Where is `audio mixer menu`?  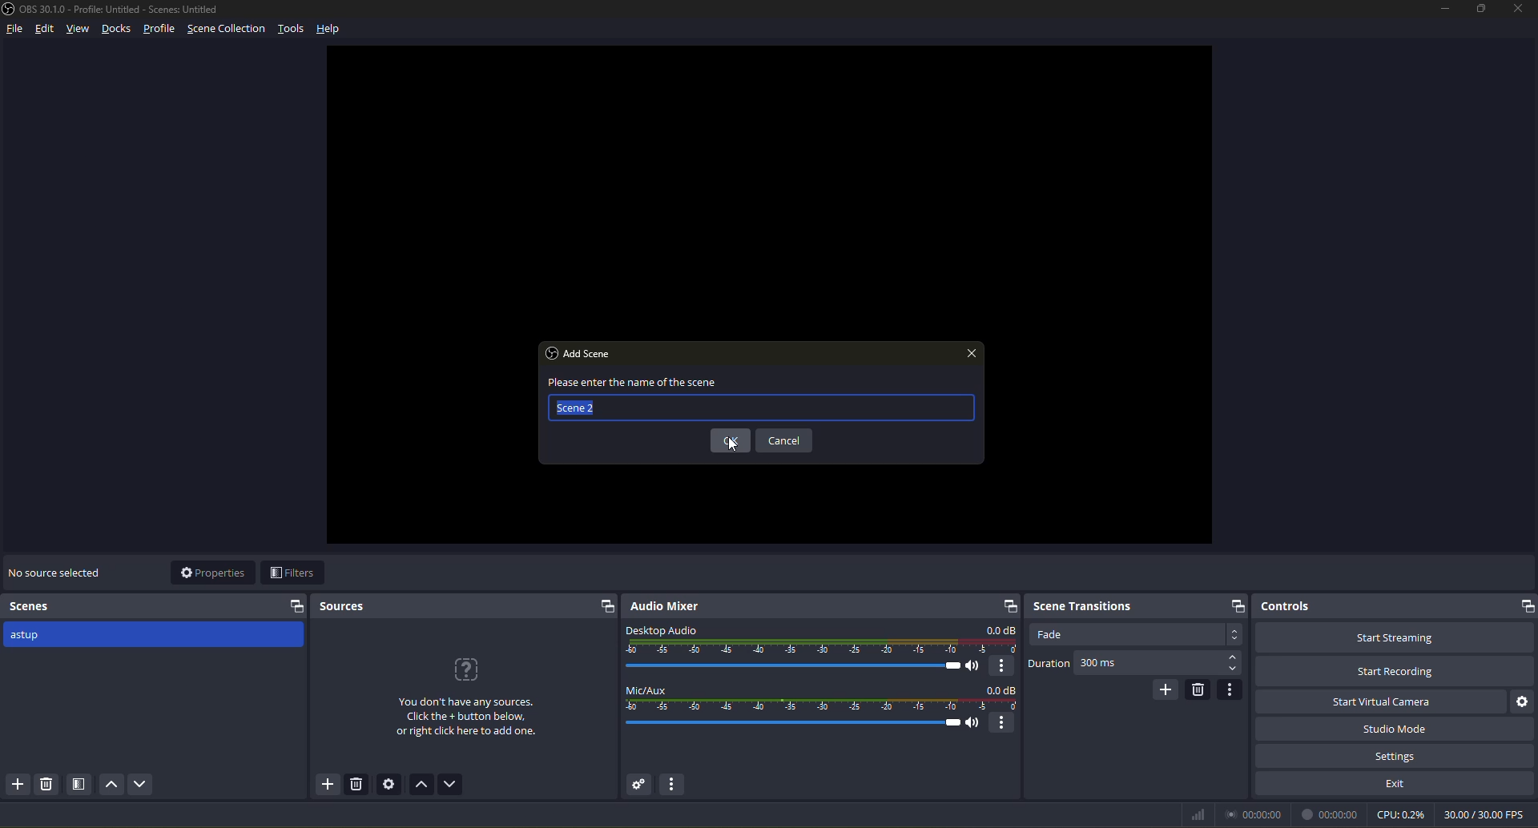 audio mixer menu is located at coordinates (673, 784).